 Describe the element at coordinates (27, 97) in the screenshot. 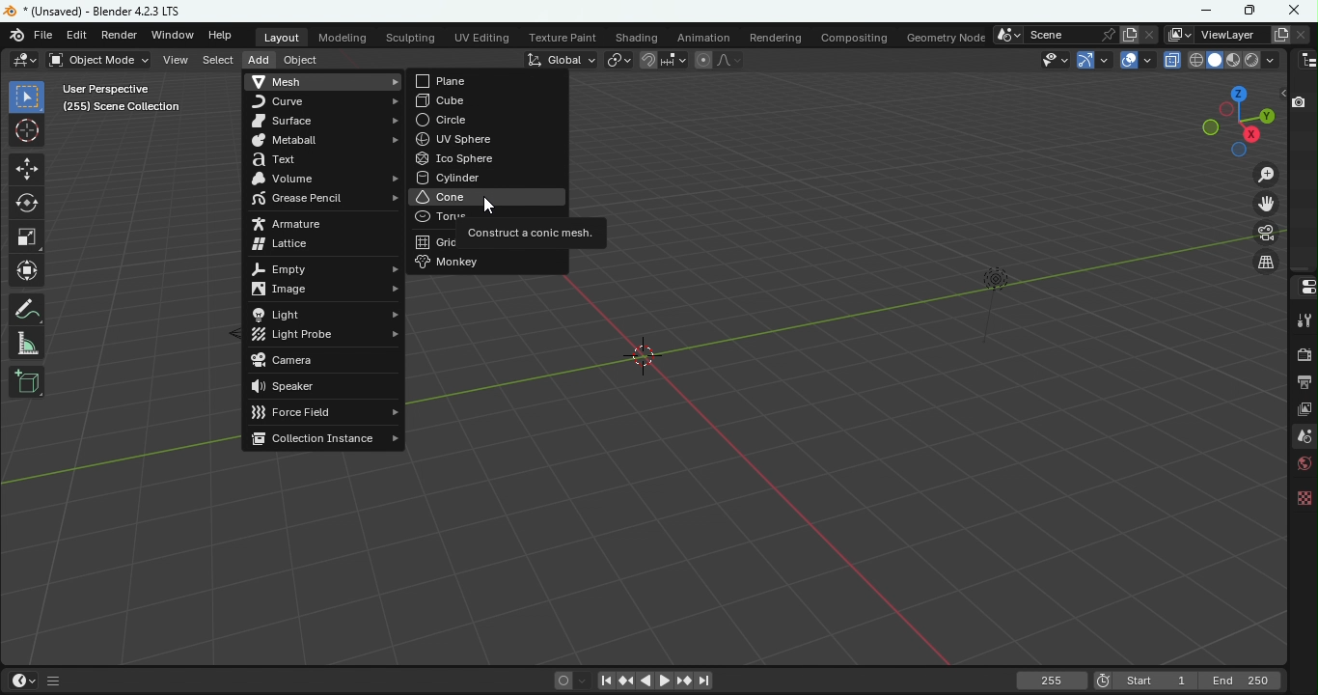

I see `Select box` at that location.